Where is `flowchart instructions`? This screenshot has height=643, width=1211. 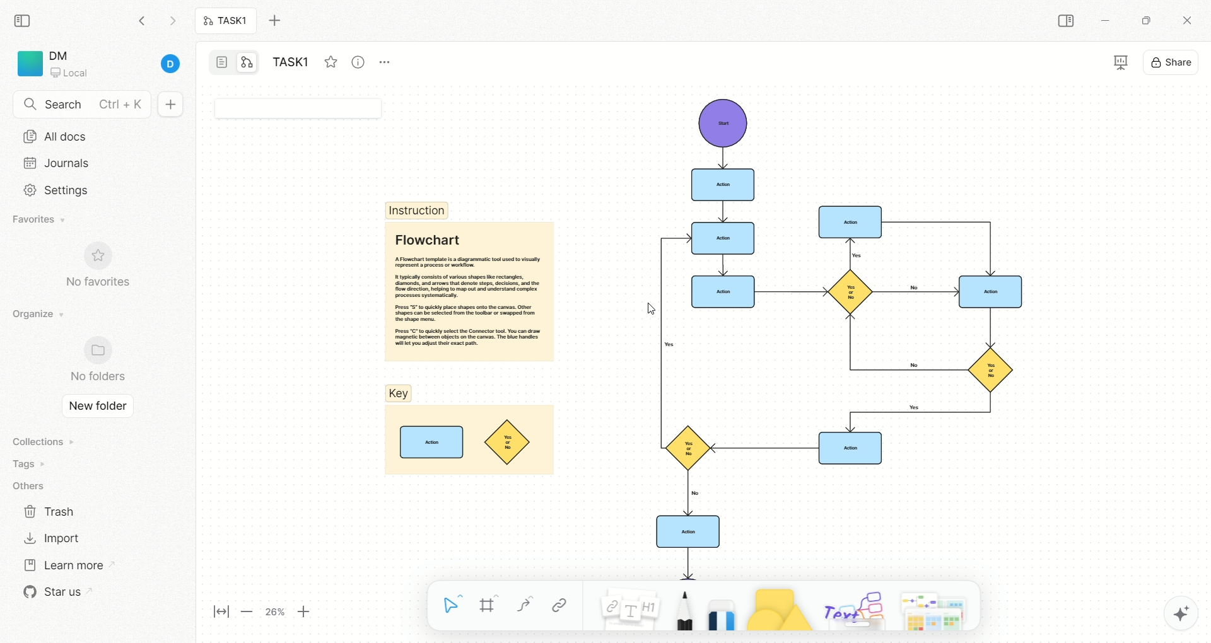 flowchart instructions is located at coordinates (468, 291).